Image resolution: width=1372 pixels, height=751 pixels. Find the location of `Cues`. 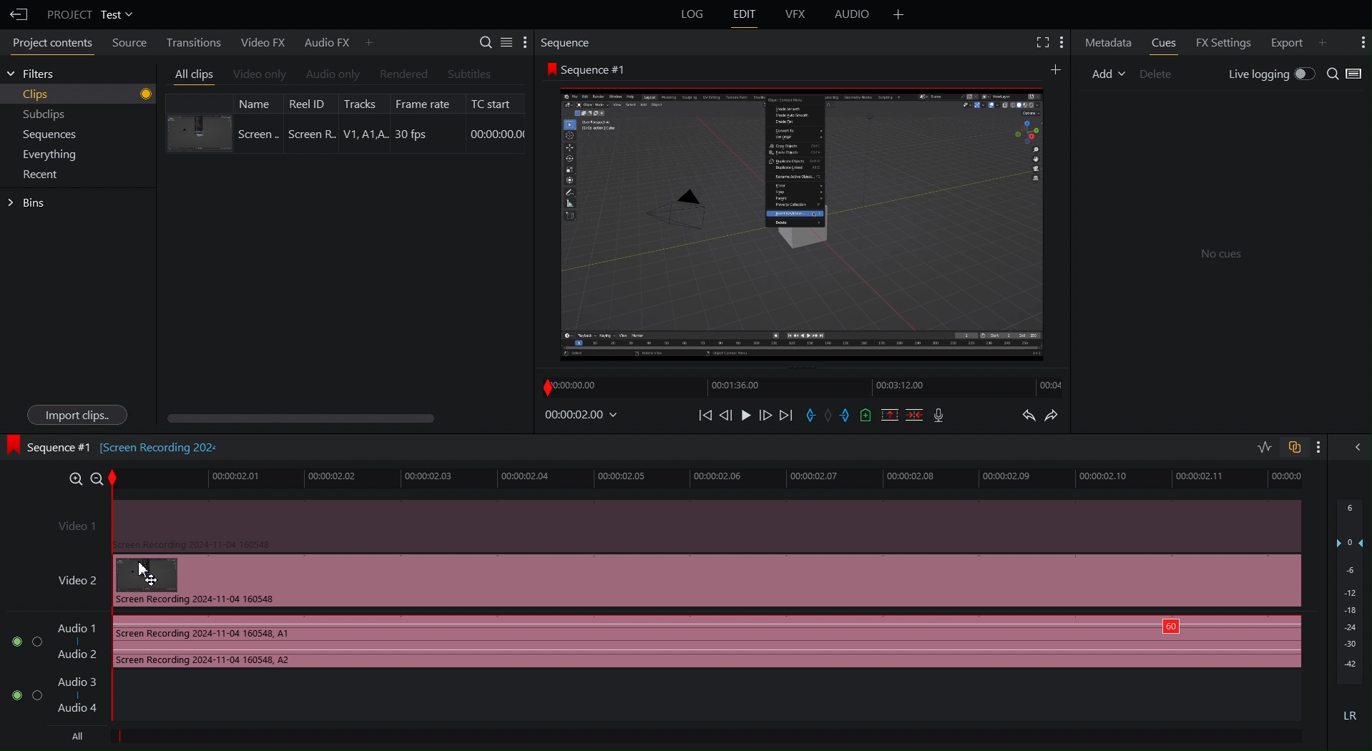

Cues is located at coordinates (1163, 44).